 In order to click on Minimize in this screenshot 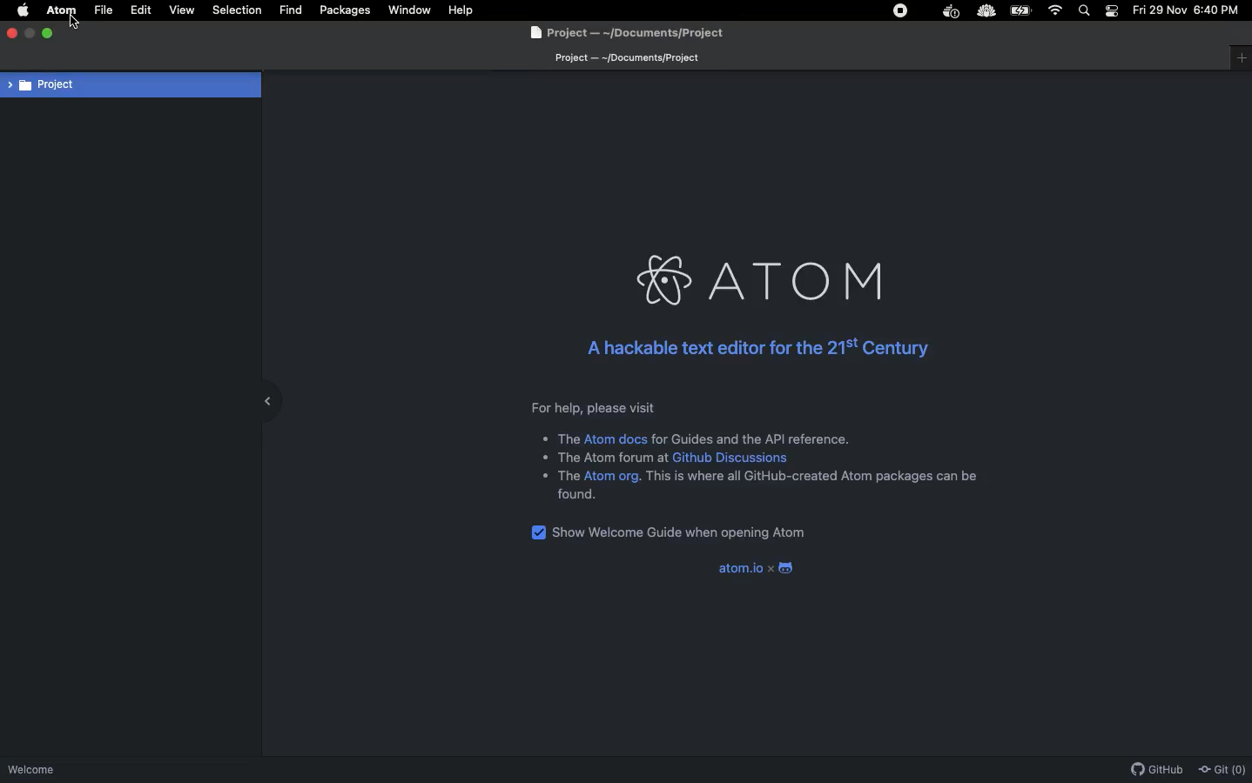, I will do `click(262, 399)`.